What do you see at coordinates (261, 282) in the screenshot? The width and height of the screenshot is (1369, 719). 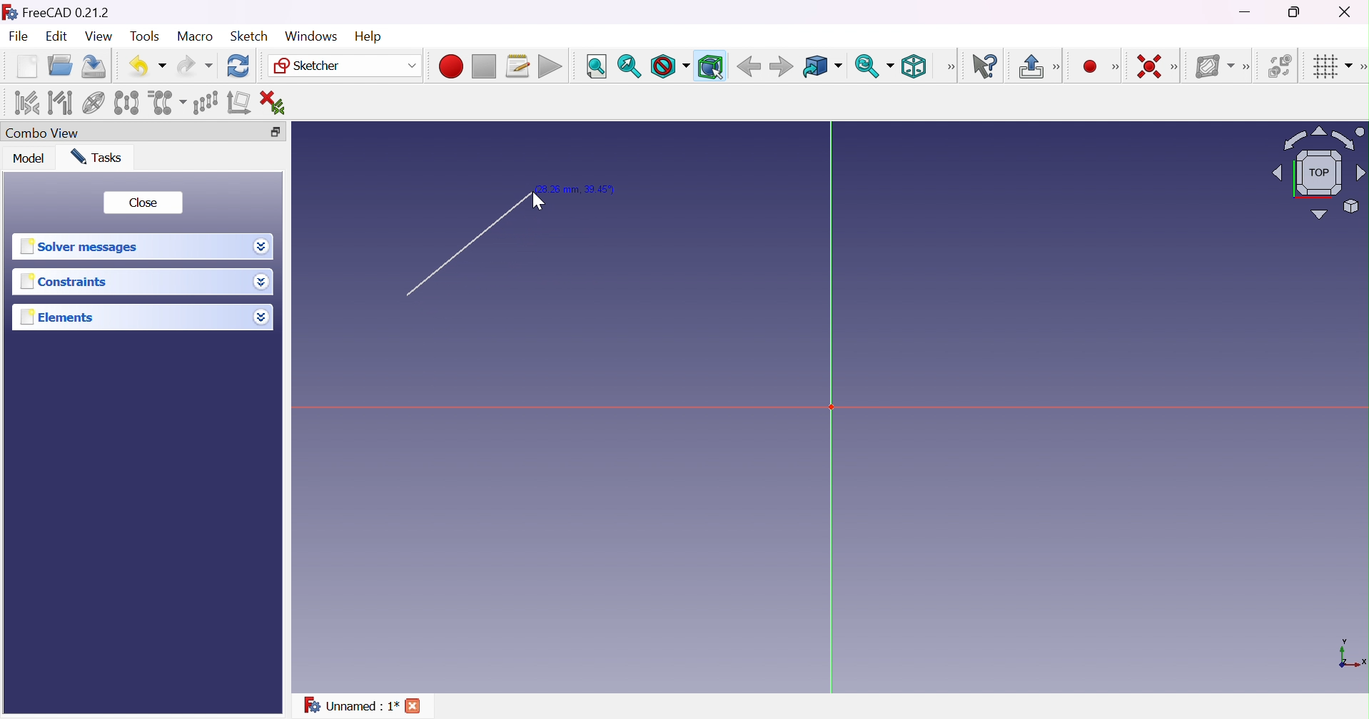 I see `Drop down` at bounding box center [261, 282].